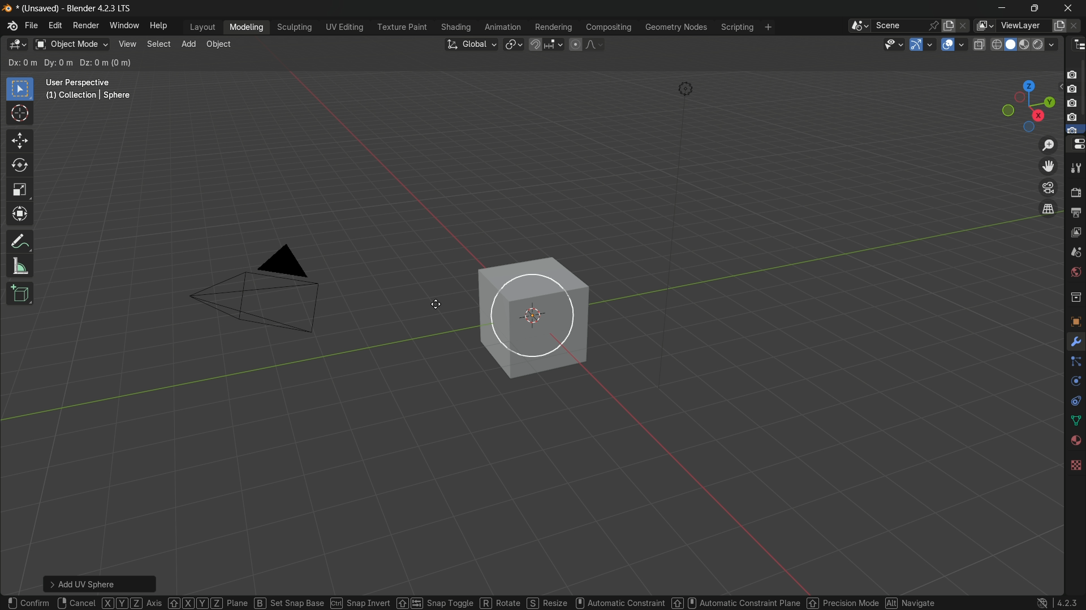  Describe the element at coordinates (1048, 167) in the screenshot. I see `move the view` at that location.